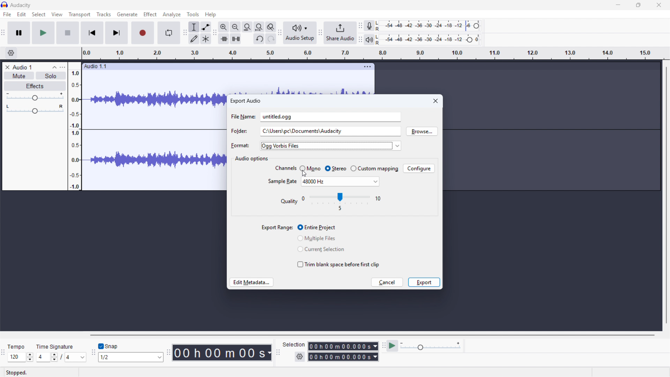 Image resolution: width=670 pixels, height=377 pixels. What do you see at coordinates (419, 168) in the screenshot?
I see `Configure ` at bounding box center [419, 168].